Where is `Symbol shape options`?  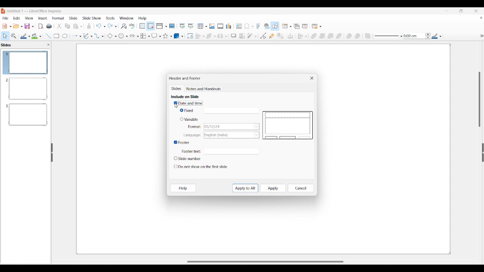 Symbol shape options is located at coordinates (123, 36).